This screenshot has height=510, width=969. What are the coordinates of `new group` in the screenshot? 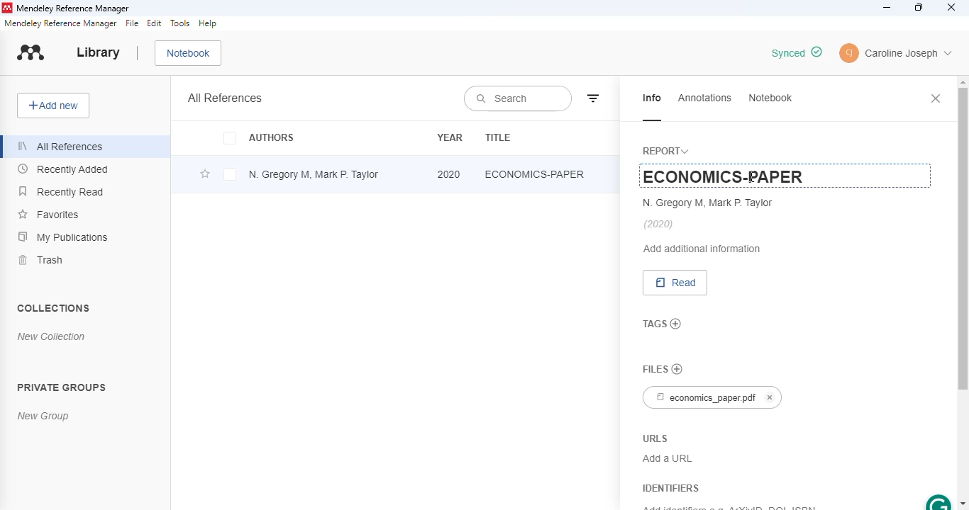 It's located at (43, 415).